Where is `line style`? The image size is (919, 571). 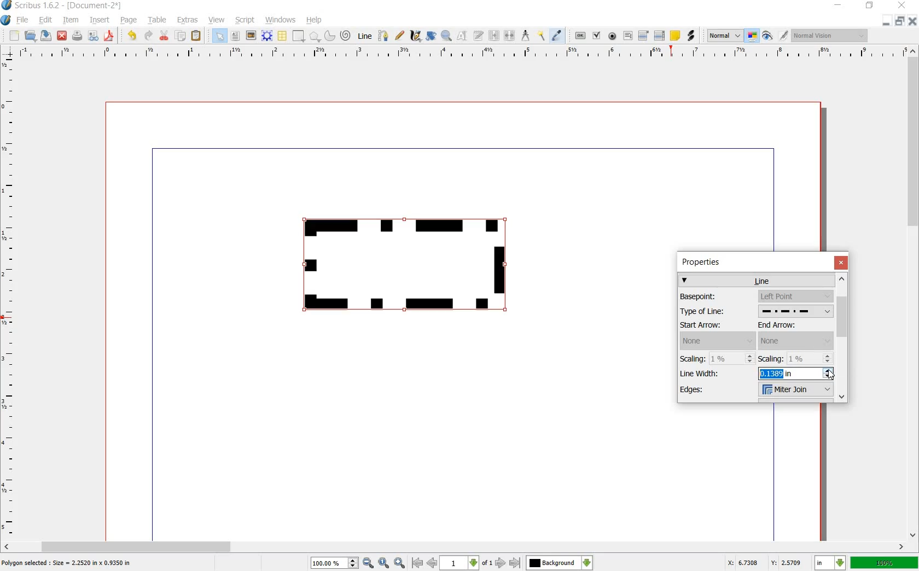 line style is located at coordinates (794, 312).